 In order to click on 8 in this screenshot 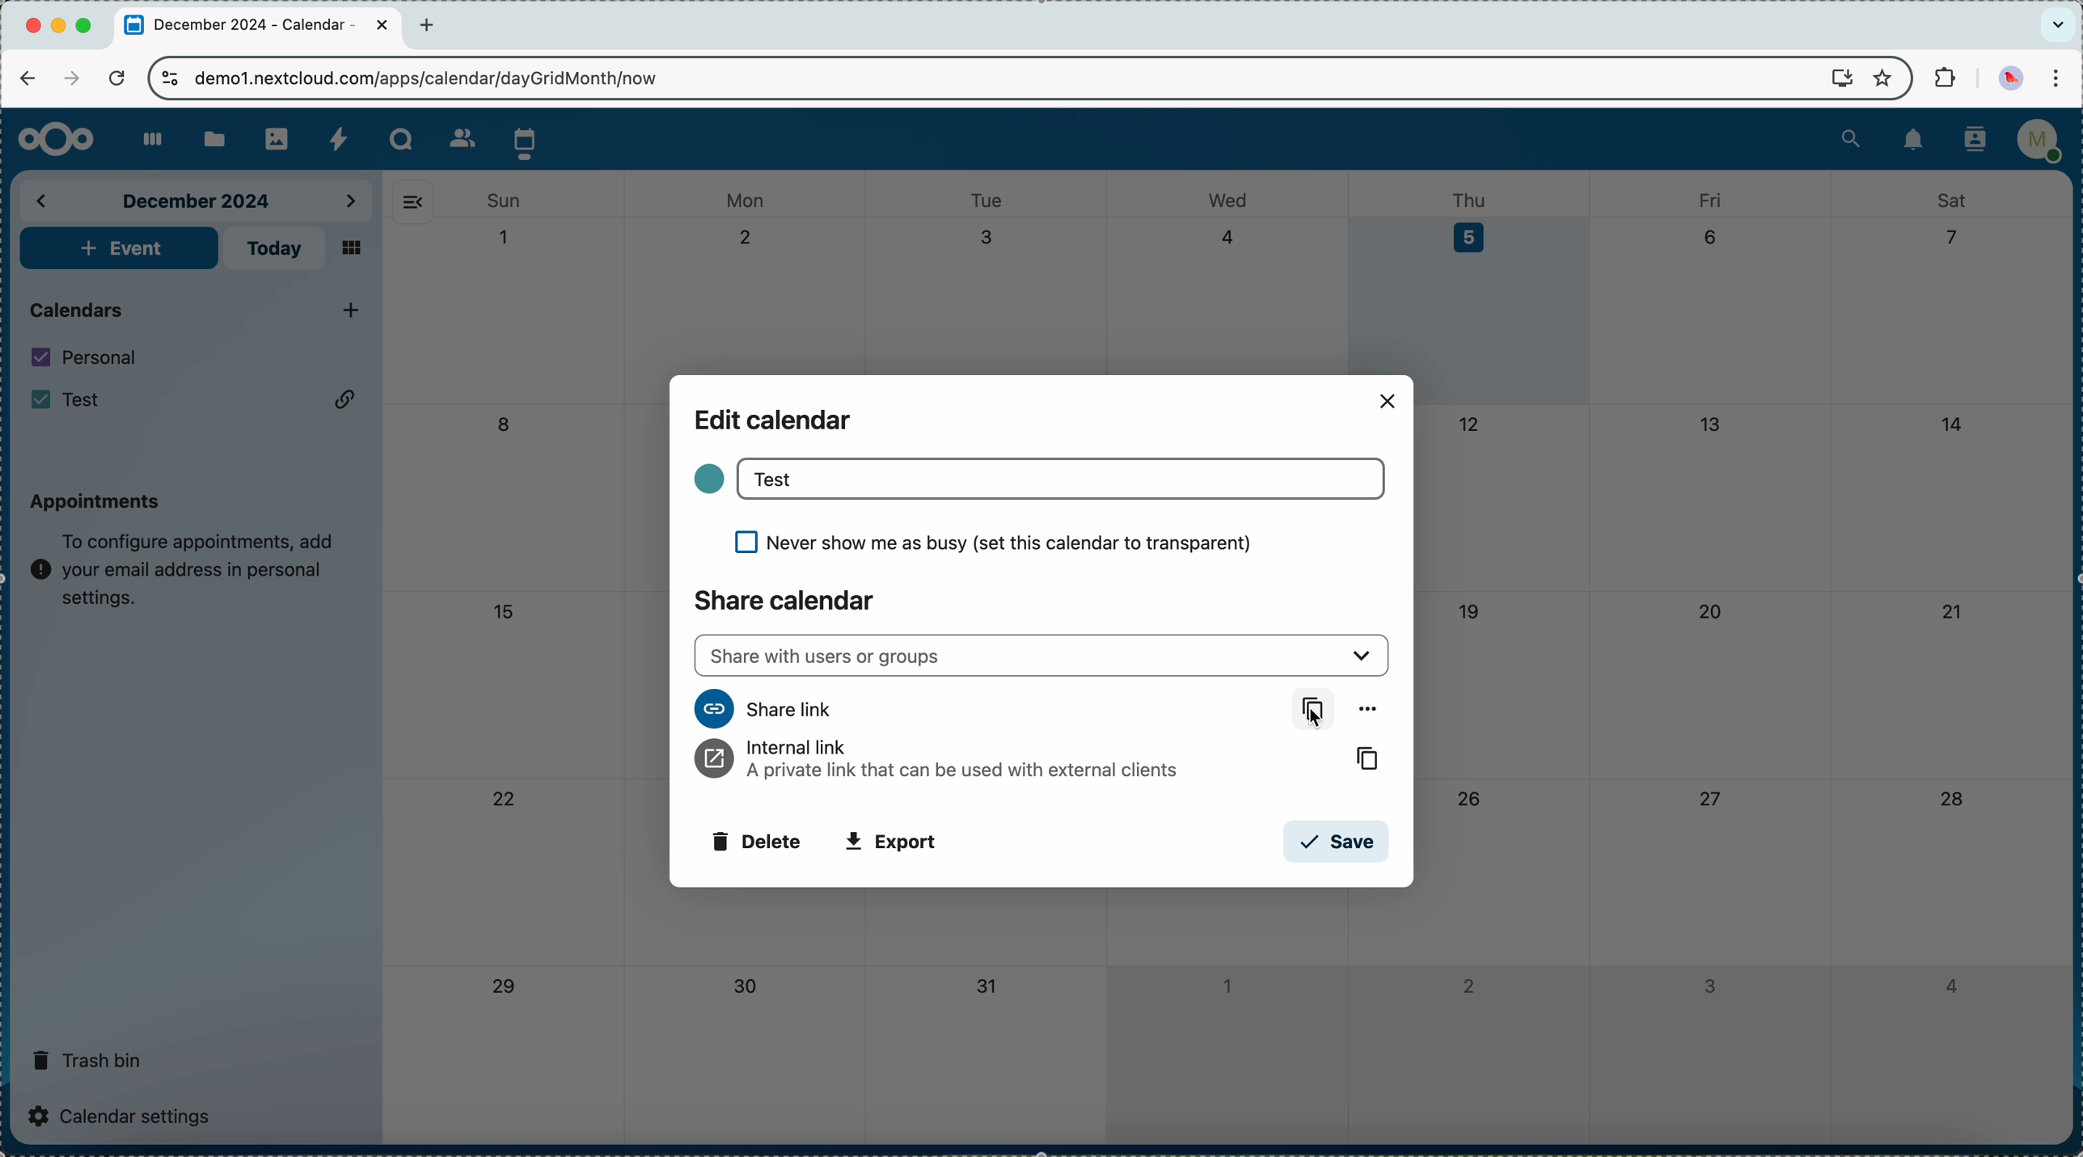, I will do `click(504, 426)`.